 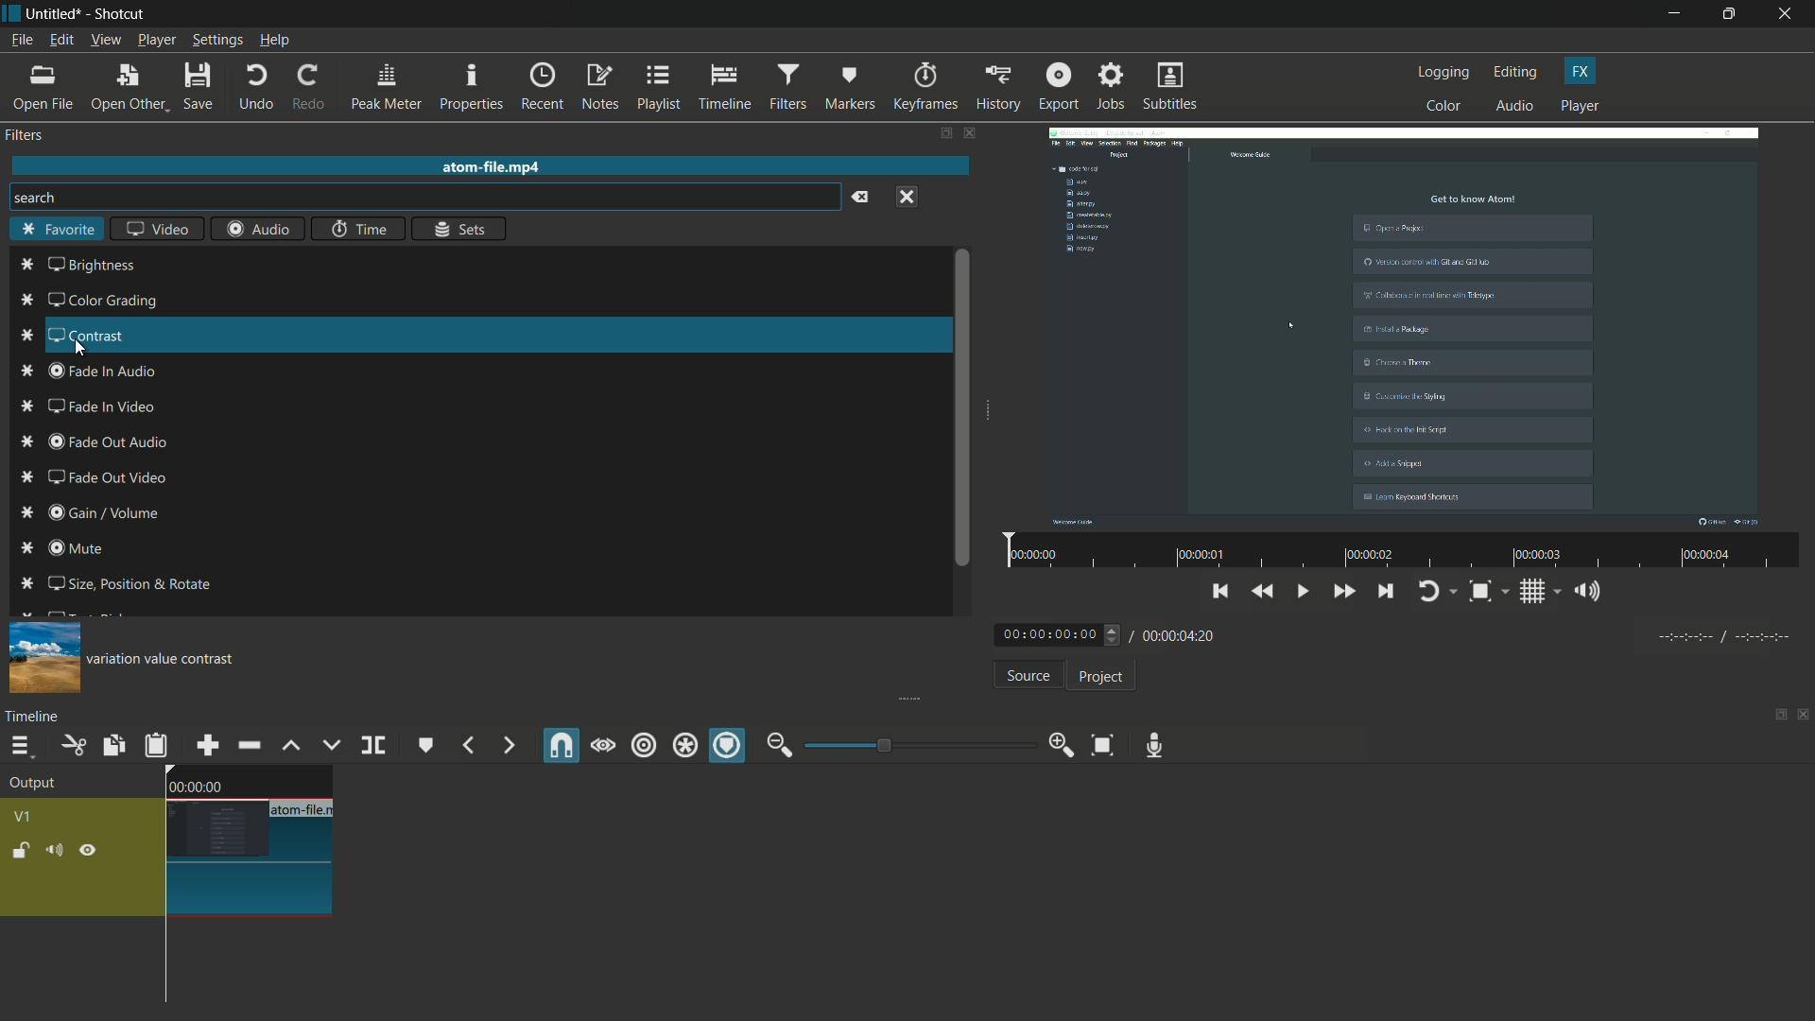 What do you see at coordinates (81, 351) in the screenshot?
I see `cursor` at bounding box center [81, 351].